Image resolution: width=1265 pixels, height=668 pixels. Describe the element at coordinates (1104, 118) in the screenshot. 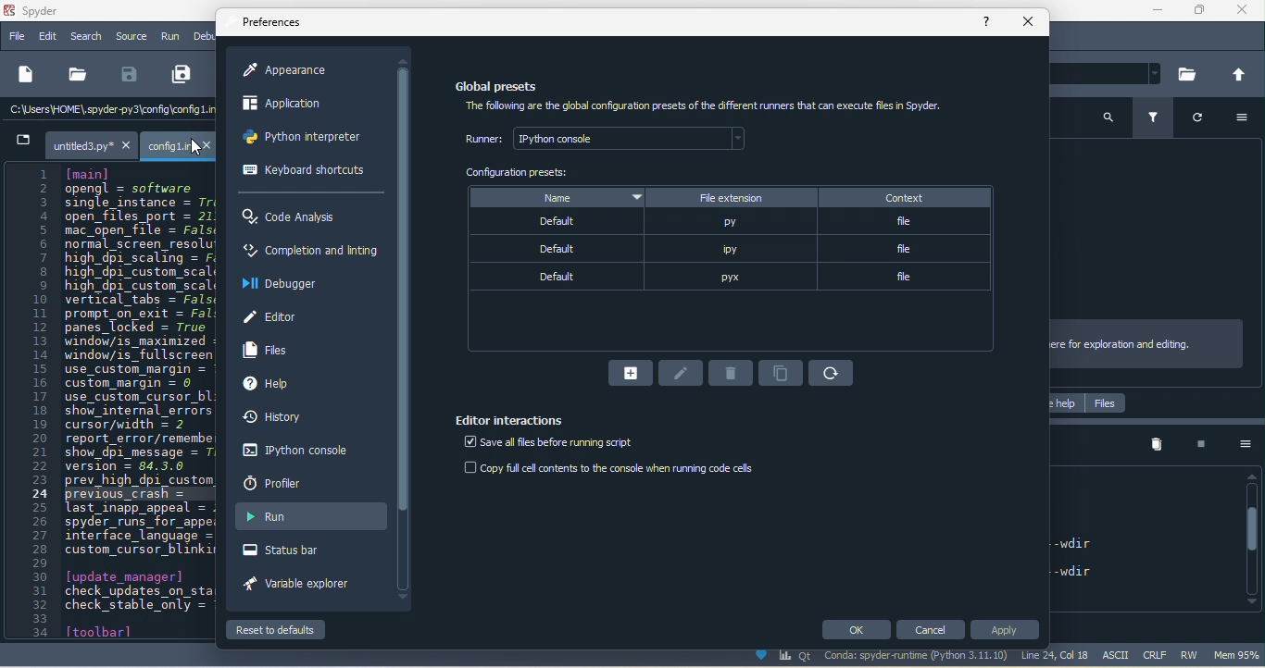

I see `search` at that location.